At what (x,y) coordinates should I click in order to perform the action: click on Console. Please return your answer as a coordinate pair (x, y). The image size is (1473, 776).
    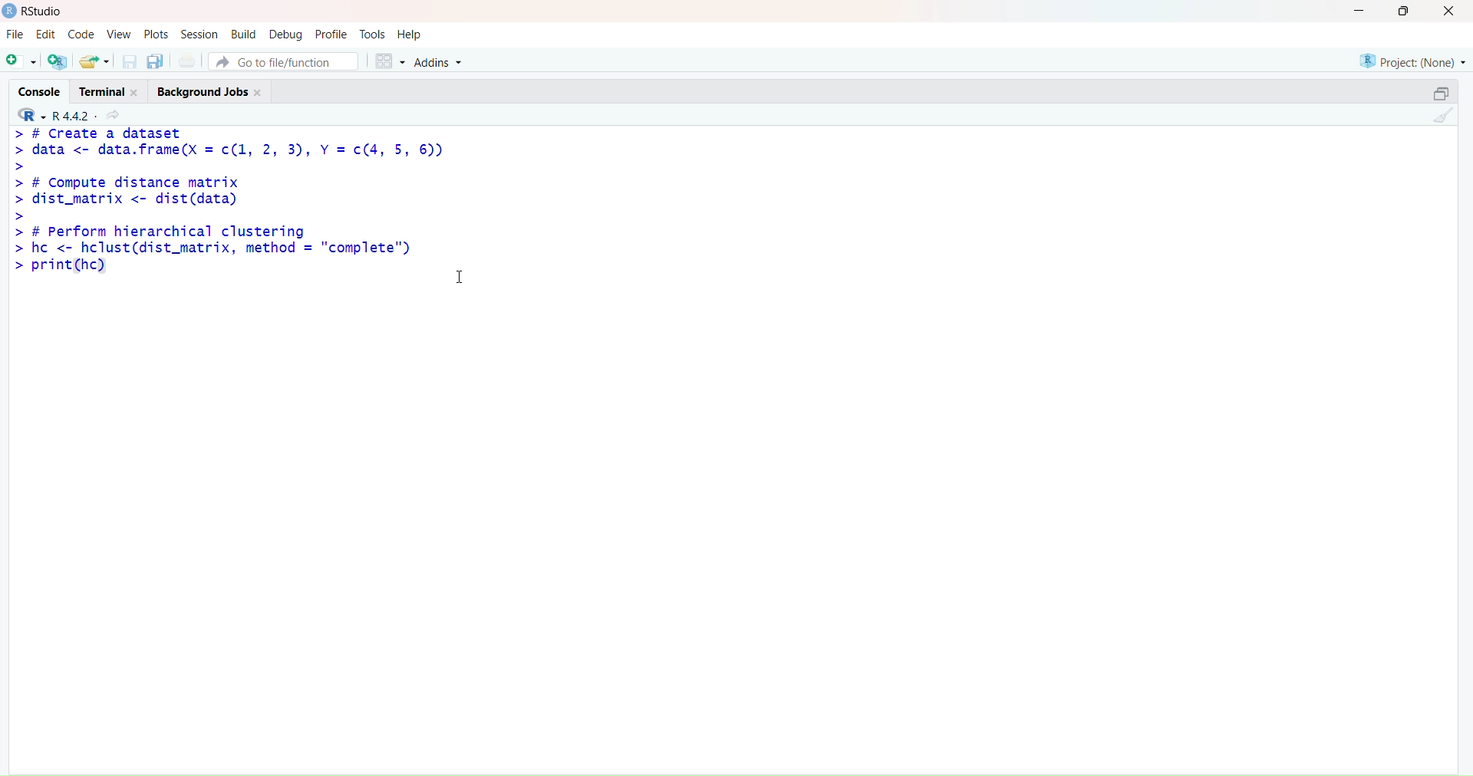
    Looking at the image, I should click on (35, 92).